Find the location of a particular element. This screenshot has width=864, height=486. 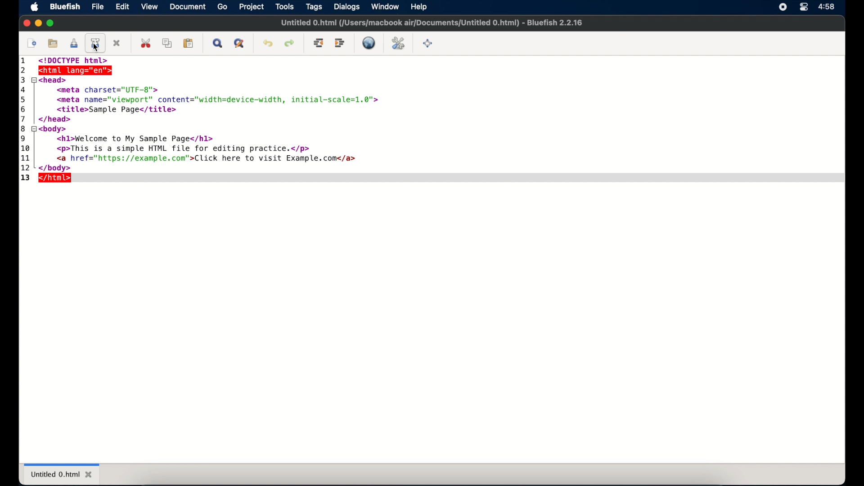

minimize is located at coordinates (38, 22).